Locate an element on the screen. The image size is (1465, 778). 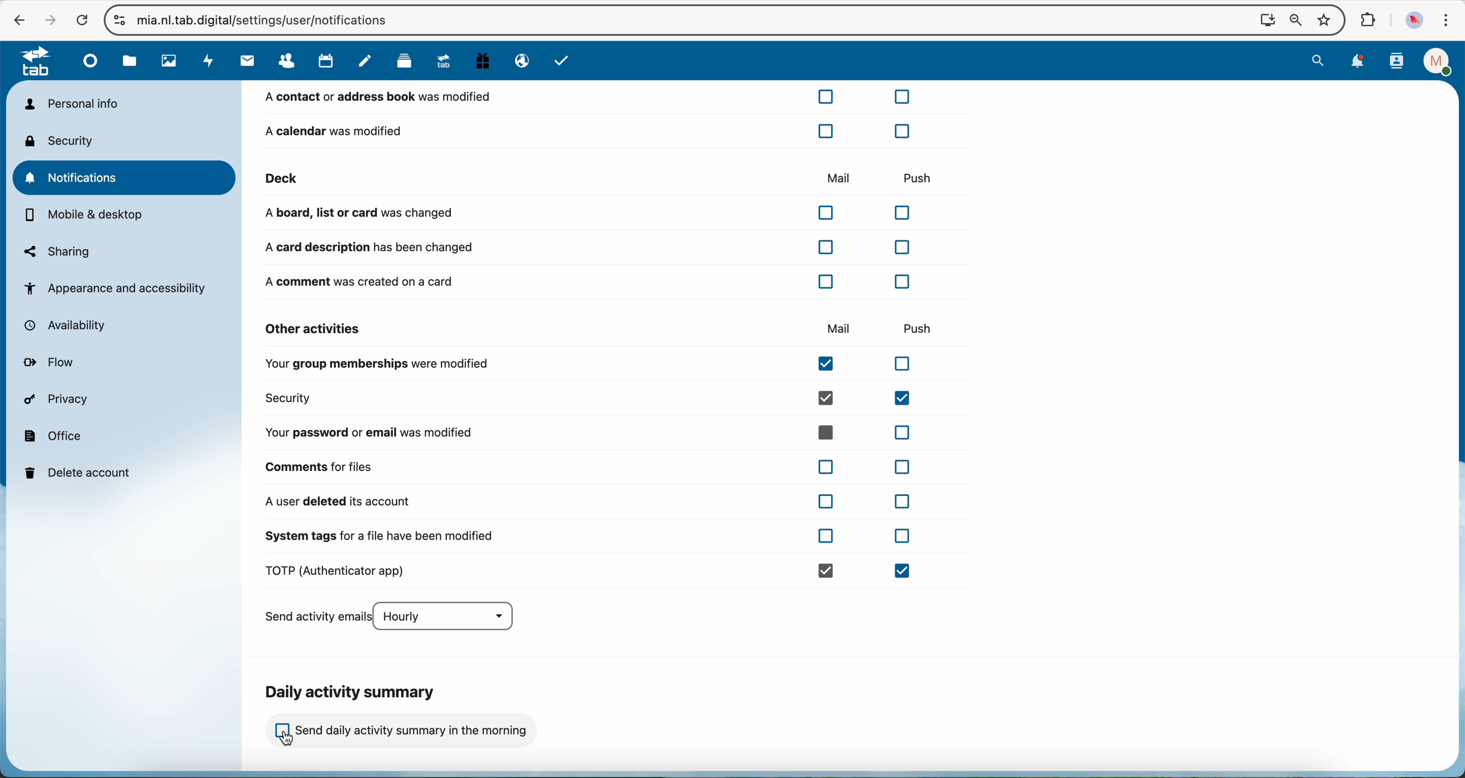
send activity emails is located at coordinates (395, 618).